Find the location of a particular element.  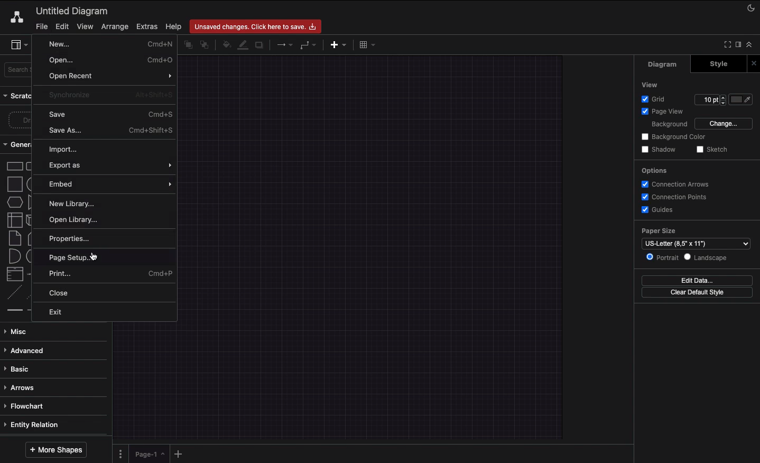

Edit is located at coordinates (61, 26).